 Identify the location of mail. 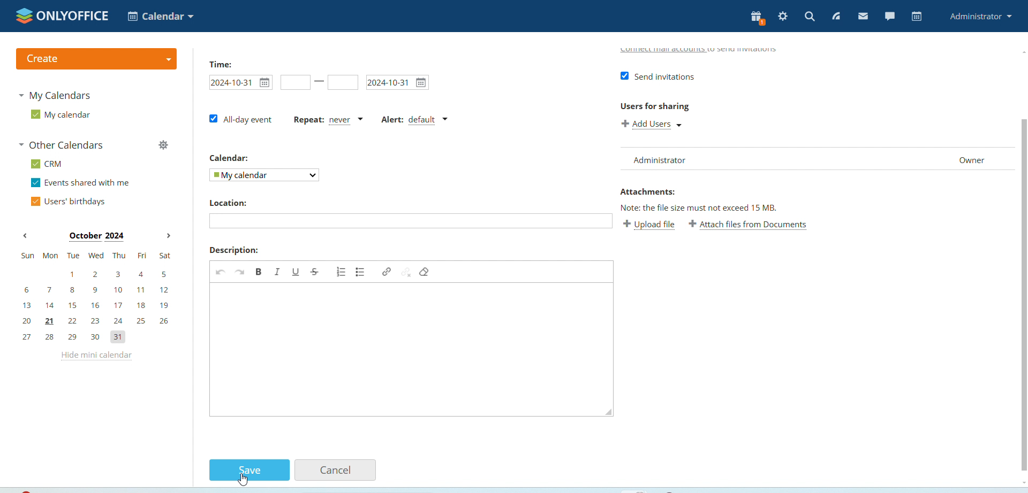
(864, 16).